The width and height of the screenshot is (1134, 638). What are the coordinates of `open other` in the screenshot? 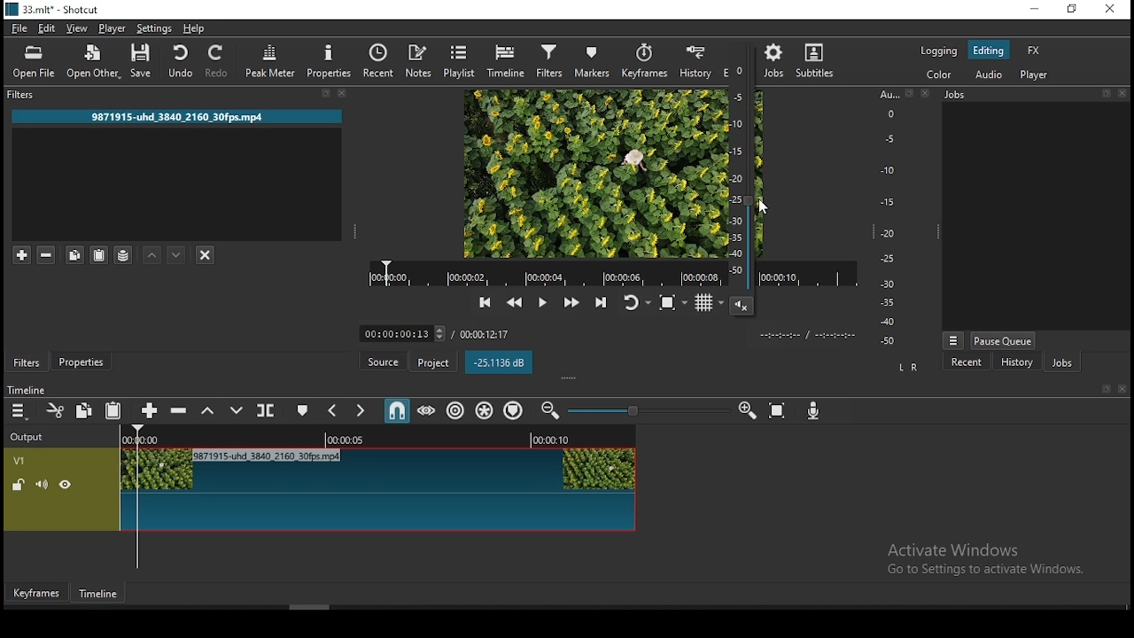 It's located at (95, 62).